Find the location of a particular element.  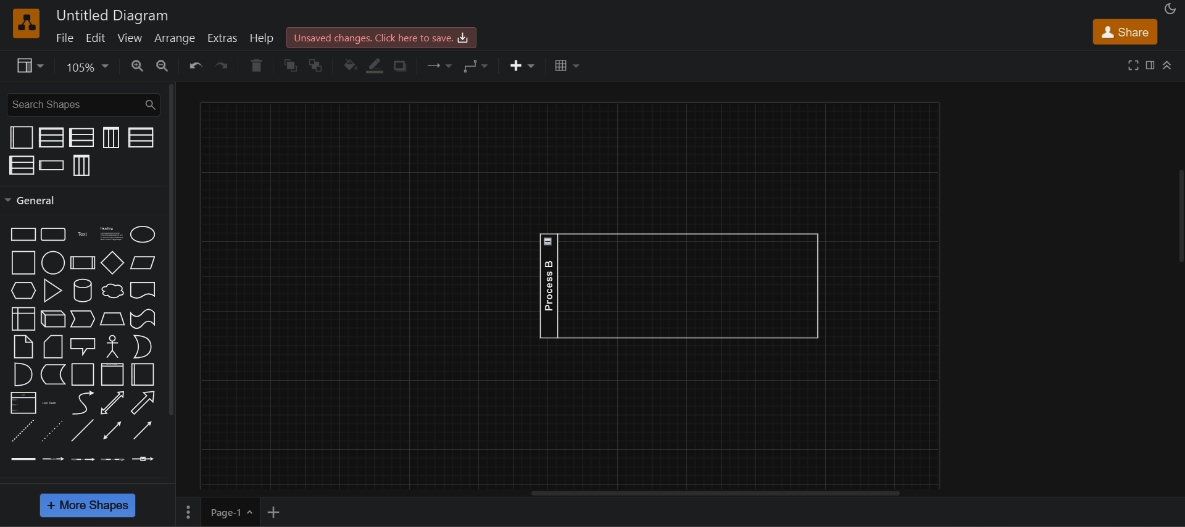

document is located at coordinates (141, 291).